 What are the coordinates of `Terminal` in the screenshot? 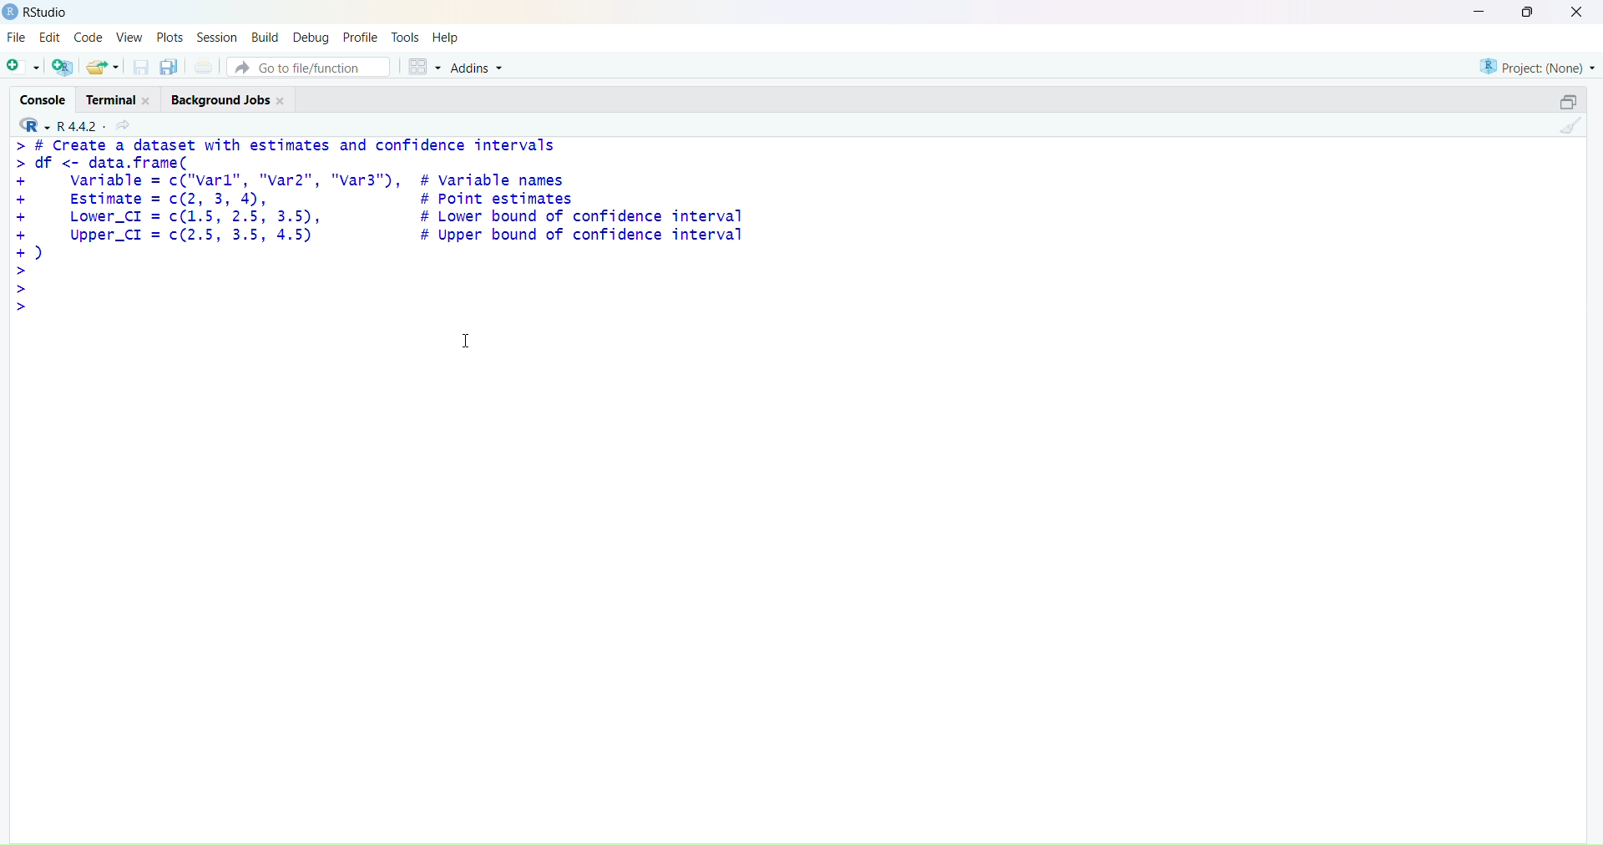 It's located at (122, 99).